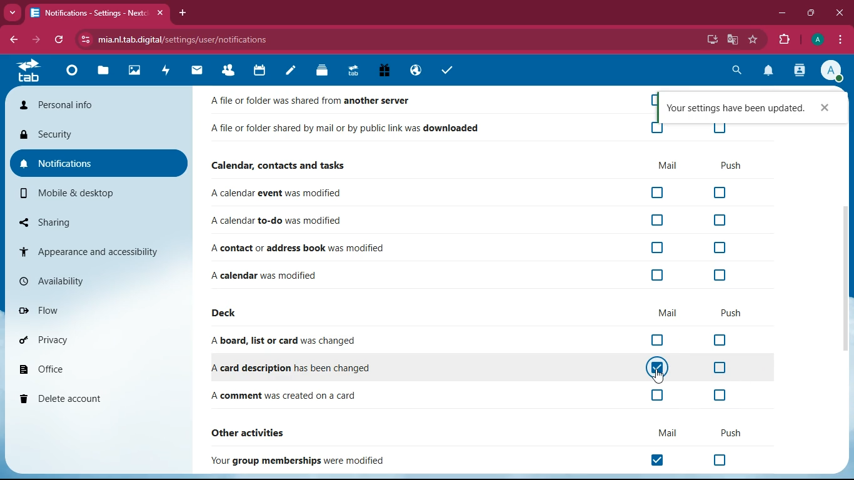 This screenshot has width=854, height=480. I want to click on security, so click(100, 137).